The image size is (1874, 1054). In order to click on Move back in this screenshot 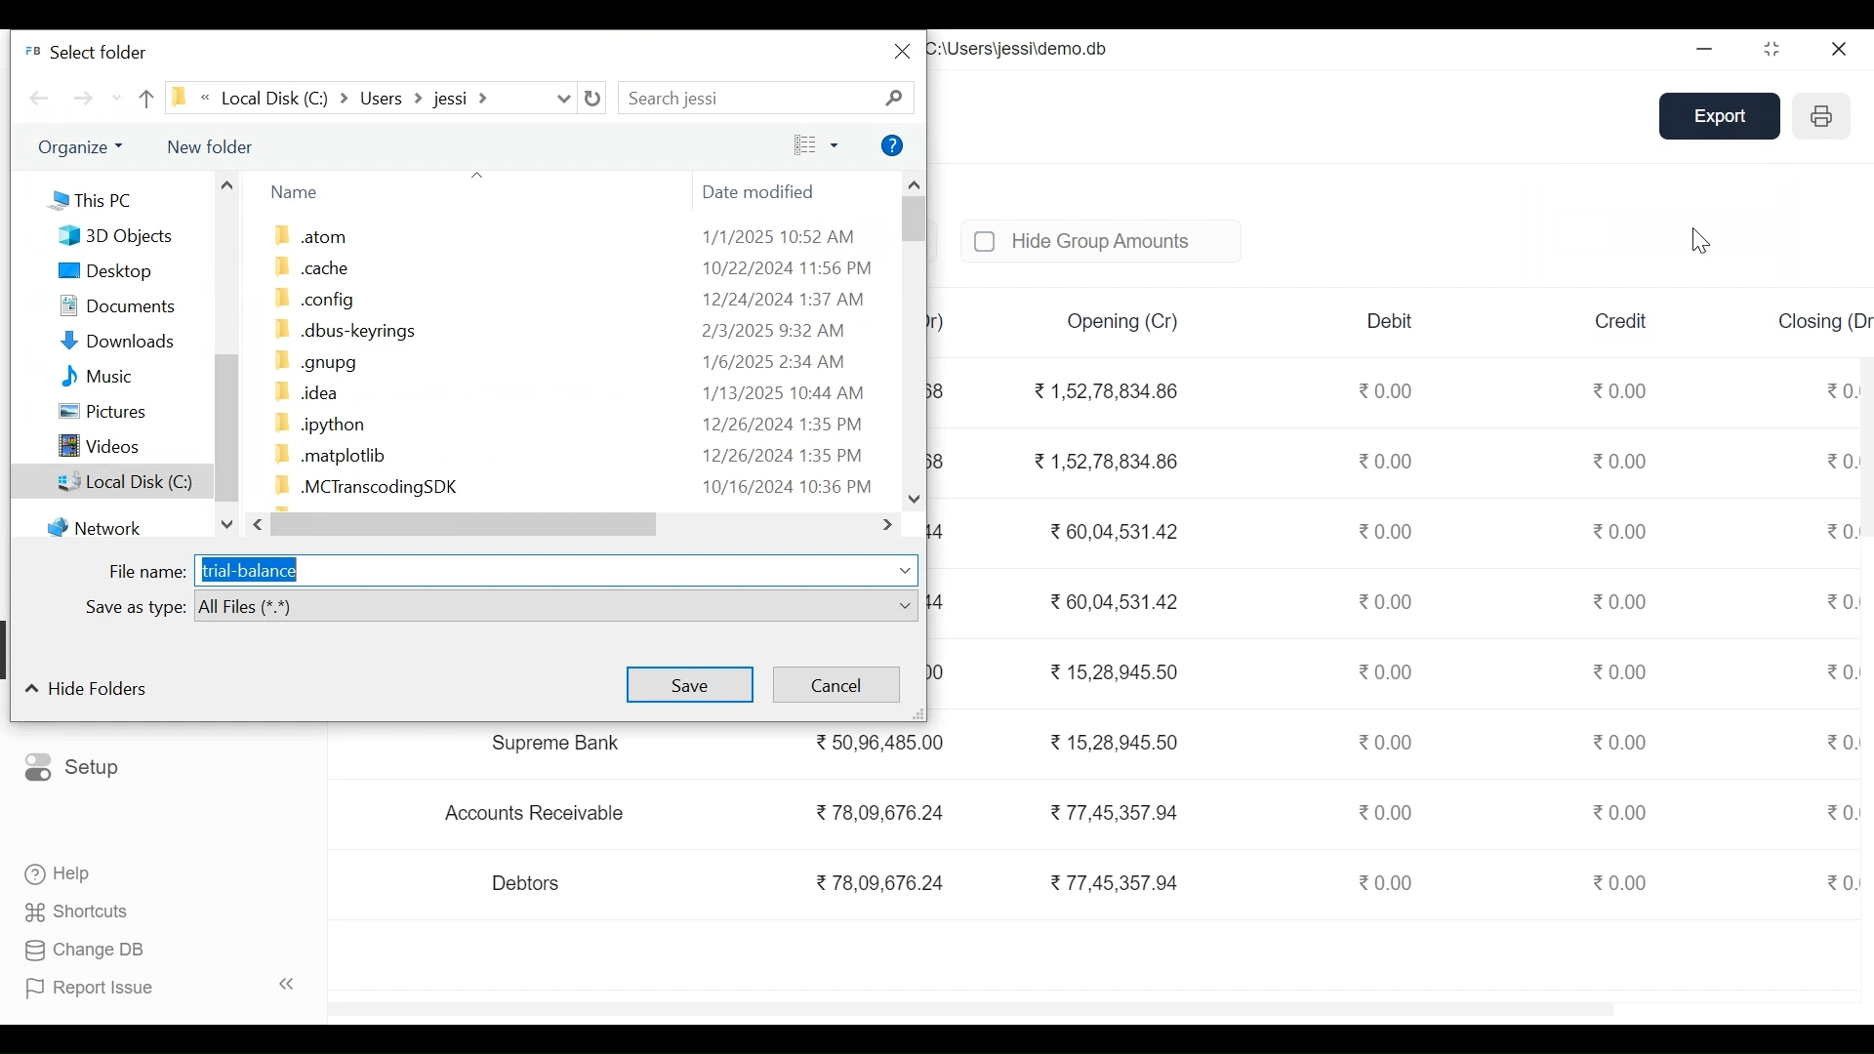, I will do `click(39, 98)`.